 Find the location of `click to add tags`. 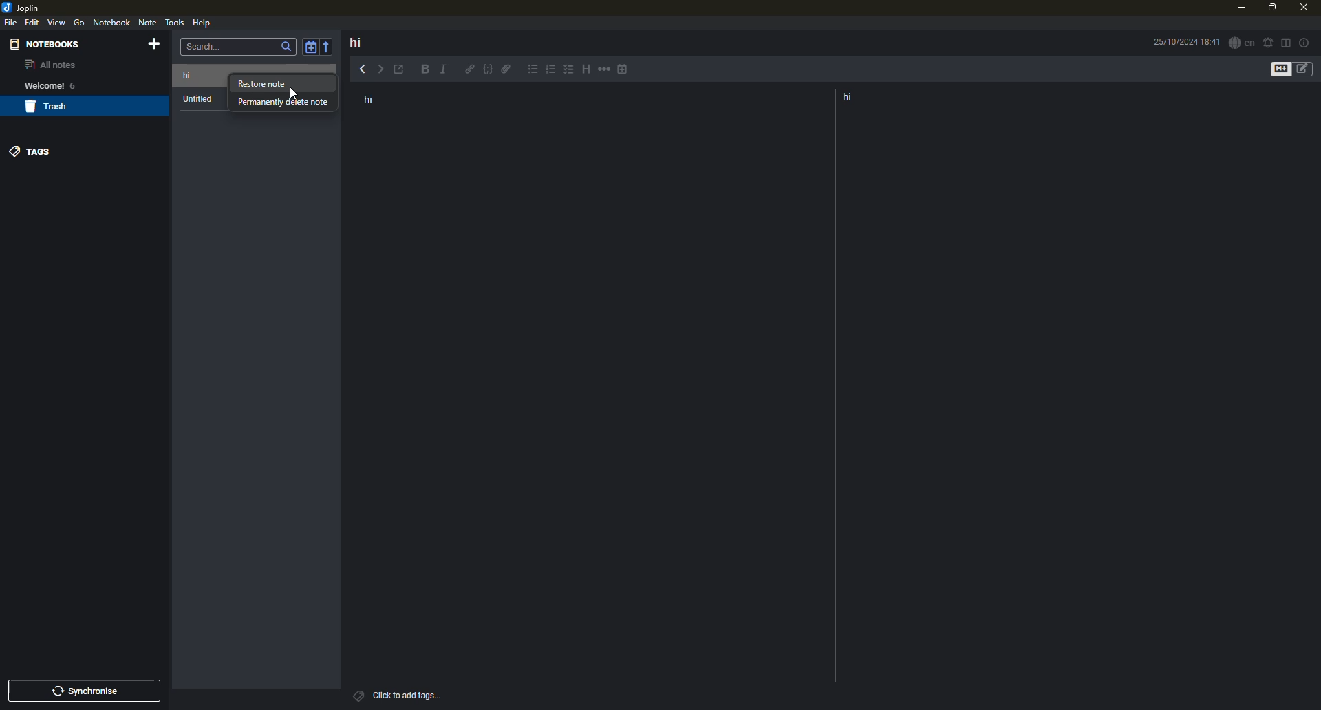

click to add tags is located at coordinates (418, 693).